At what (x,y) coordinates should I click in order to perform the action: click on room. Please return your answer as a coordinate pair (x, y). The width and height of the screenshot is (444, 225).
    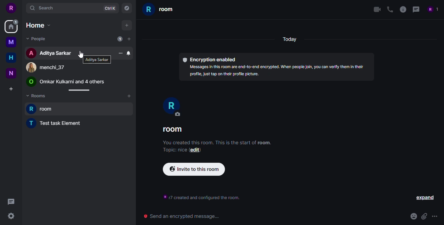
    Looking at the image, I should click on (160, 10).